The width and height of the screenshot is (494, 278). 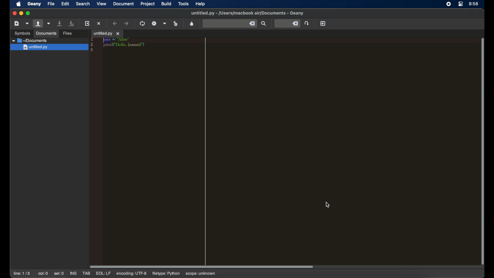 I want to click on run or view current file, so click(x=176, y=24).